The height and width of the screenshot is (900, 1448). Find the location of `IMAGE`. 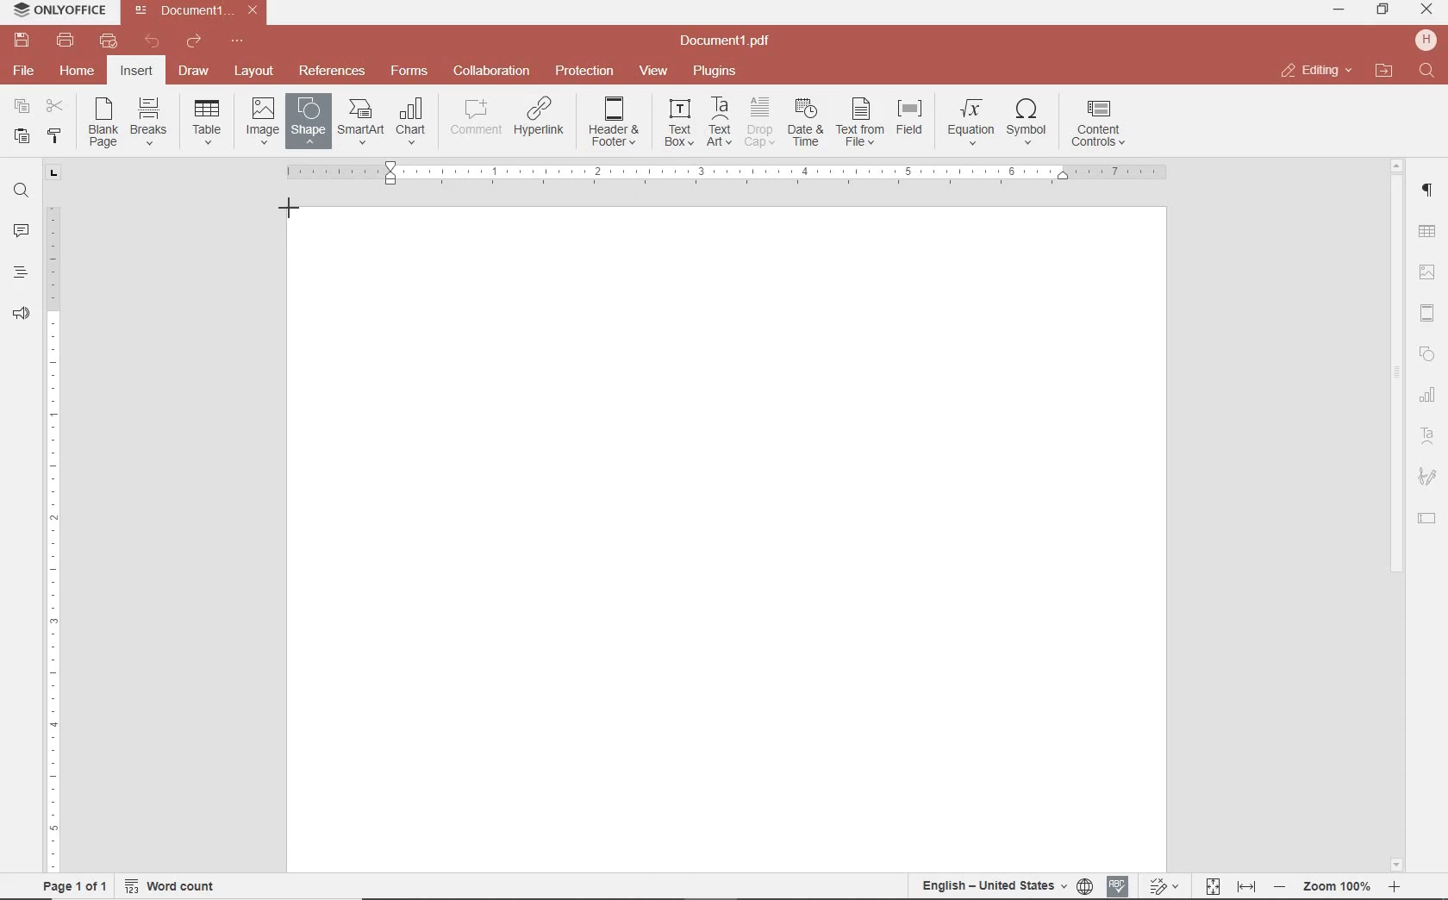

IMAGE is located at coordinates (1428, 274).